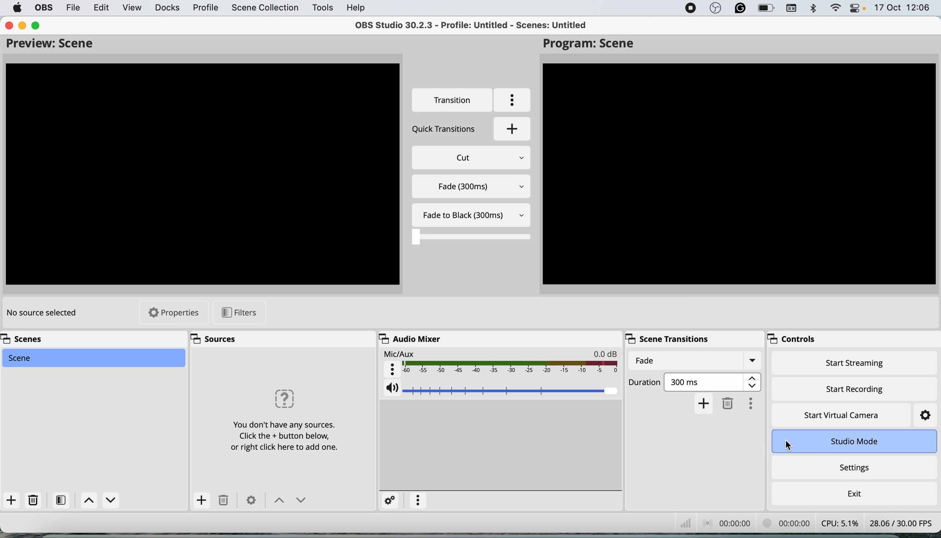 The image size is (941, 538). I want to click on audio recording timestamp, so click(724, 524).